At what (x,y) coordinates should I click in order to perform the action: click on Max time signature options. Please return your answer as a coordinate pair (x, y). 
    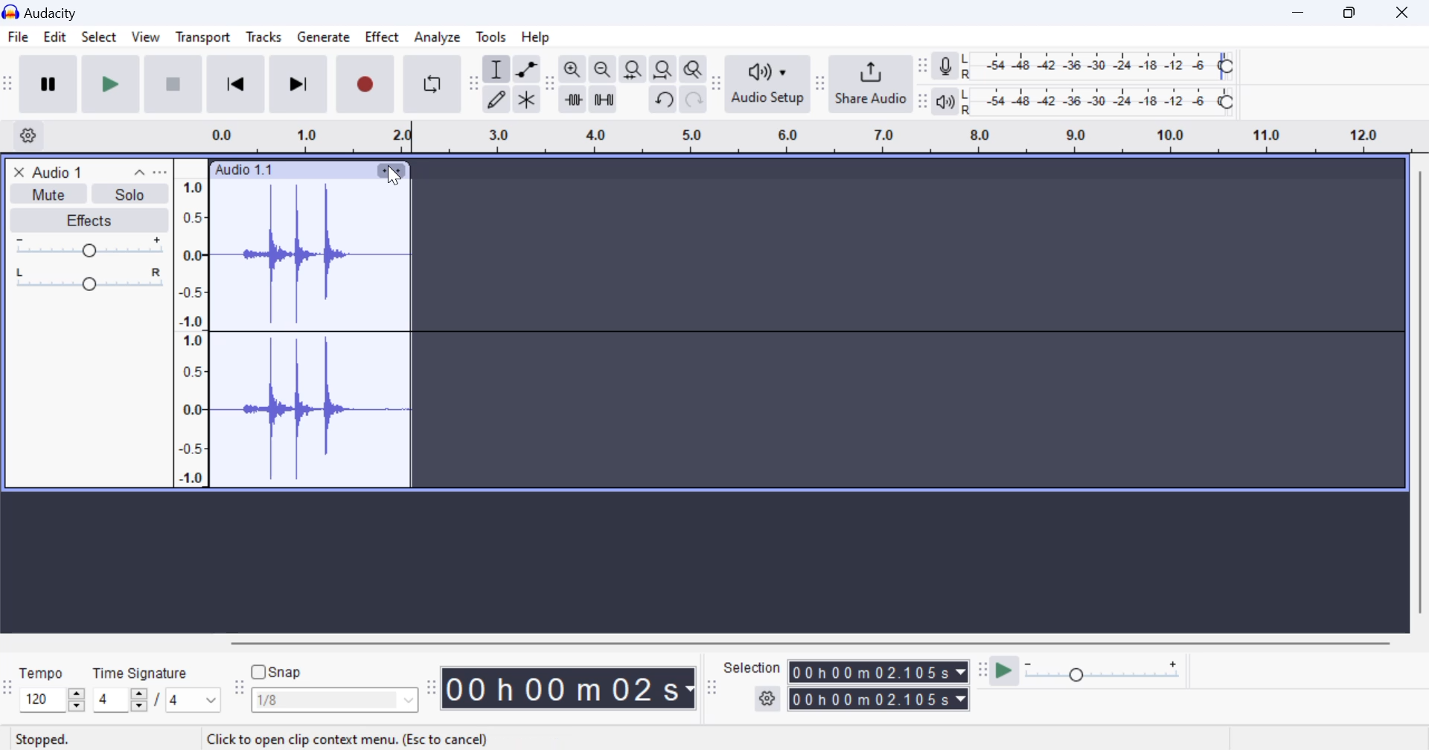
    Looking at the image, I should click on (194, 701).